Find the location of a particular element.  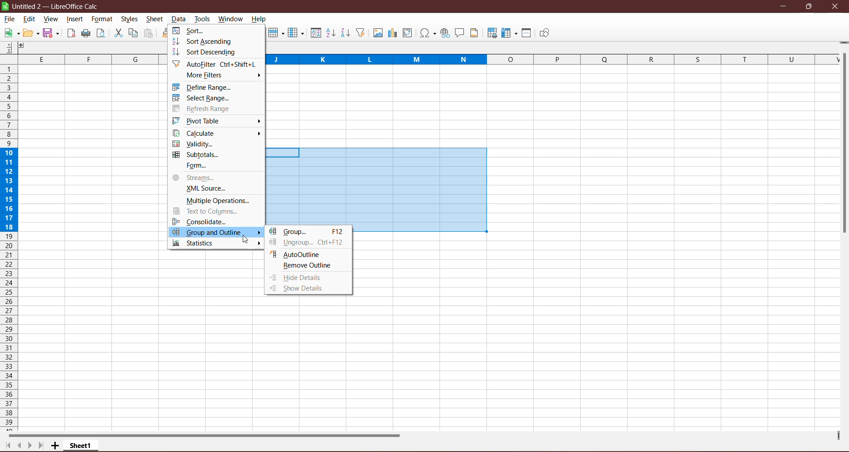

Scroll to previous page is located at coordinates (18, 445).